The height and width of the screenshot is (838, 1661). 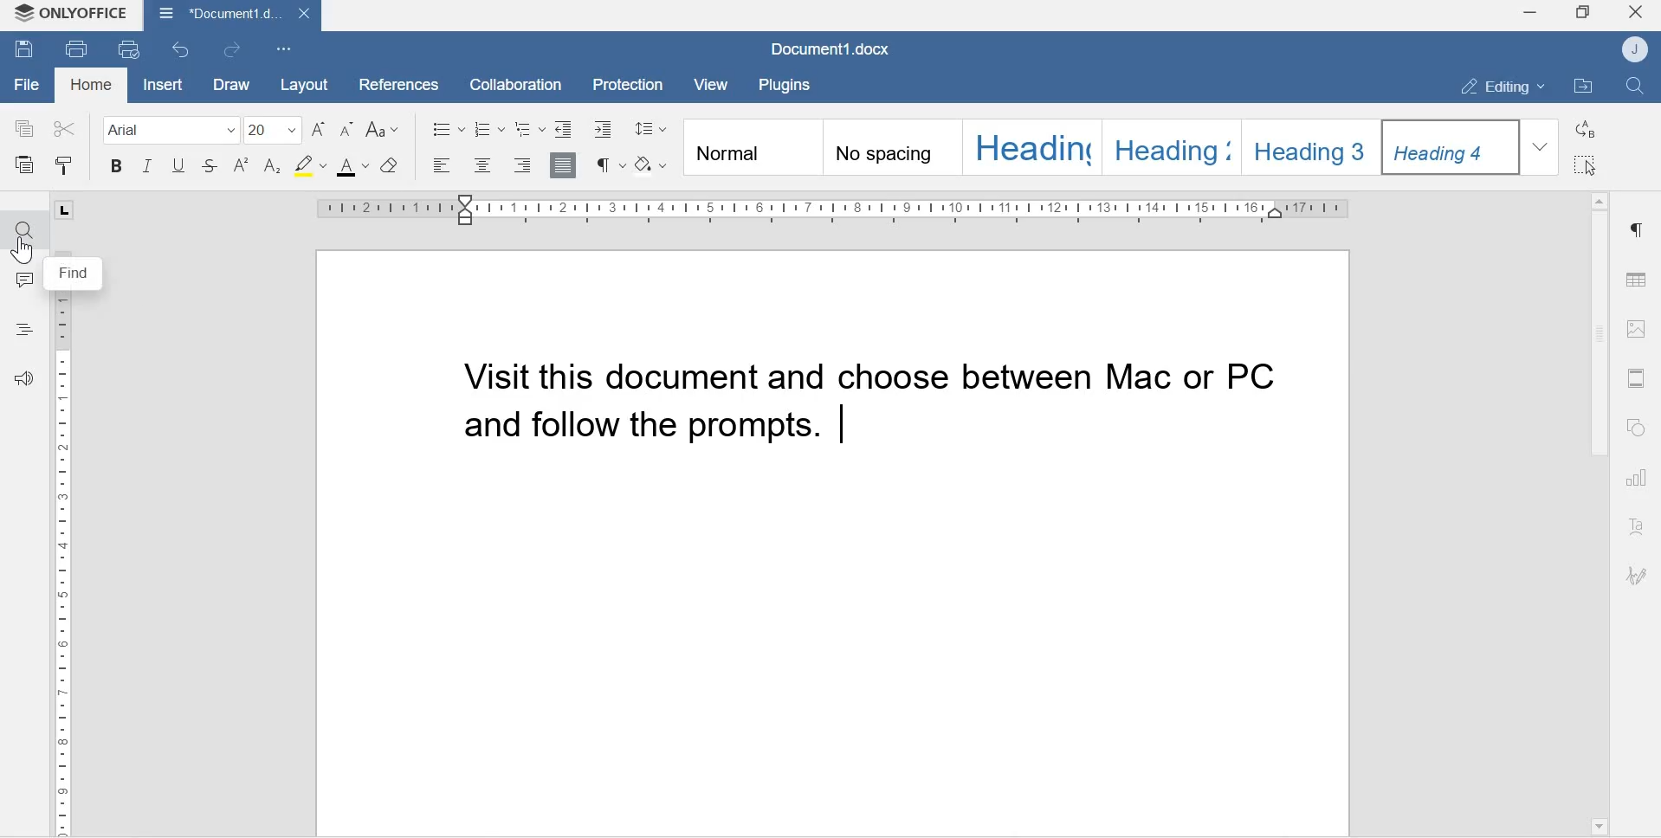 I want to click on tab stop marker, so click(x=69, y=209).